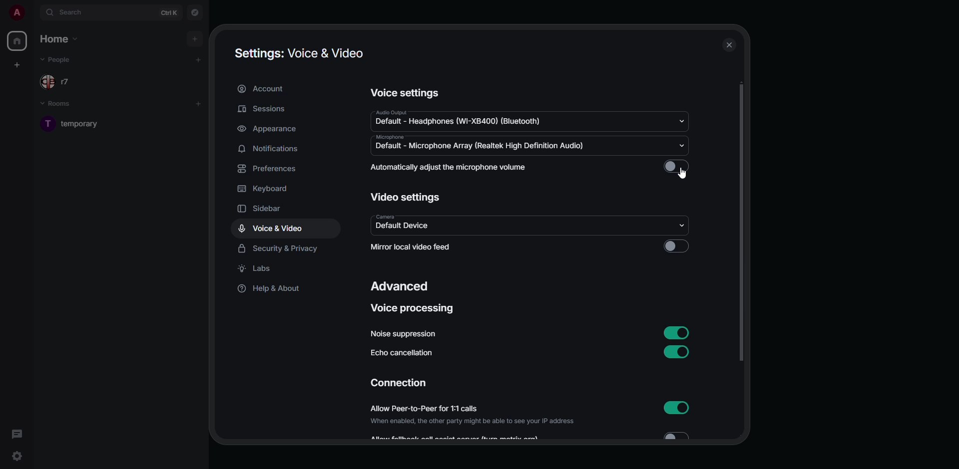 This screenshot has width=959, height=469. I want to click on add, so click(199, 59).